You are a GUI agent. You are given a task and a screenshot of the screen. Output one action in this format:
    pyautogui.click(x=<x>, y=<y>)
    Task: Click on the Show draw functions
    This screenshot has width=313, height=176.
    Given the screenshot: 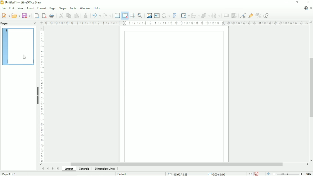 What is the action you would take?
    pyautogui.click(x=266, y=15)
    